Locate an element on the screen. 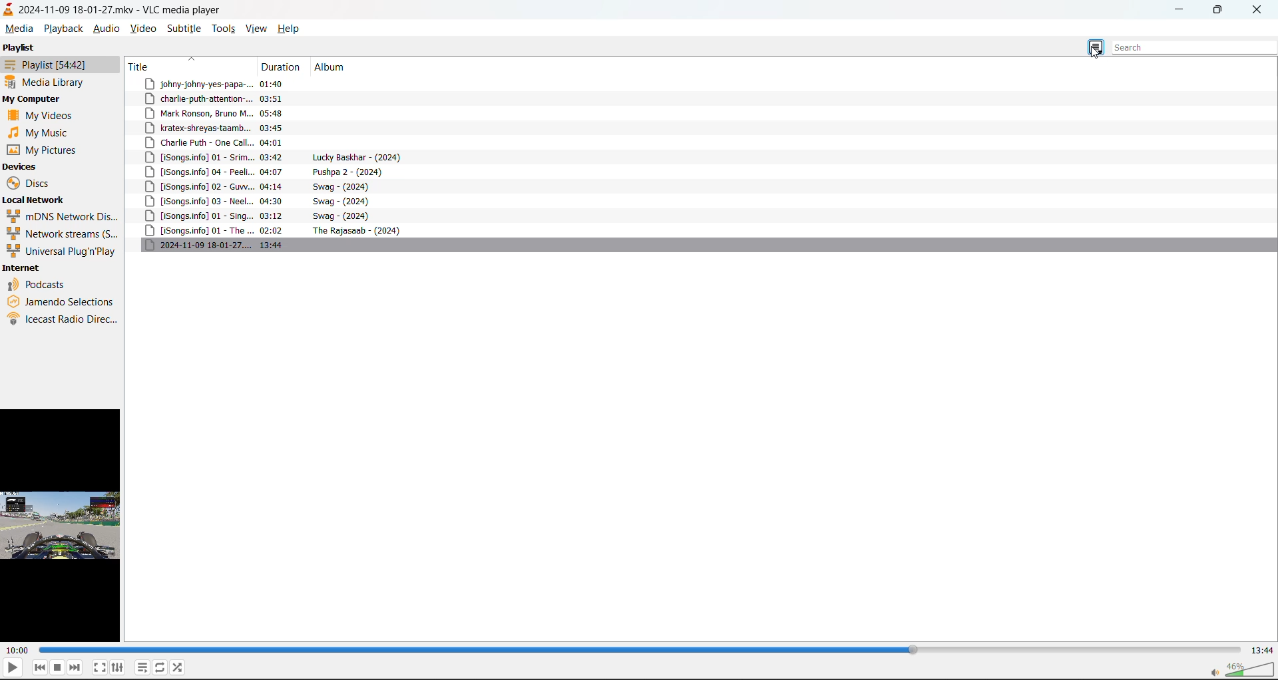 Image resolution: width=1278 pixels, height=680 pixels. play is located at coordinates (13, 668).